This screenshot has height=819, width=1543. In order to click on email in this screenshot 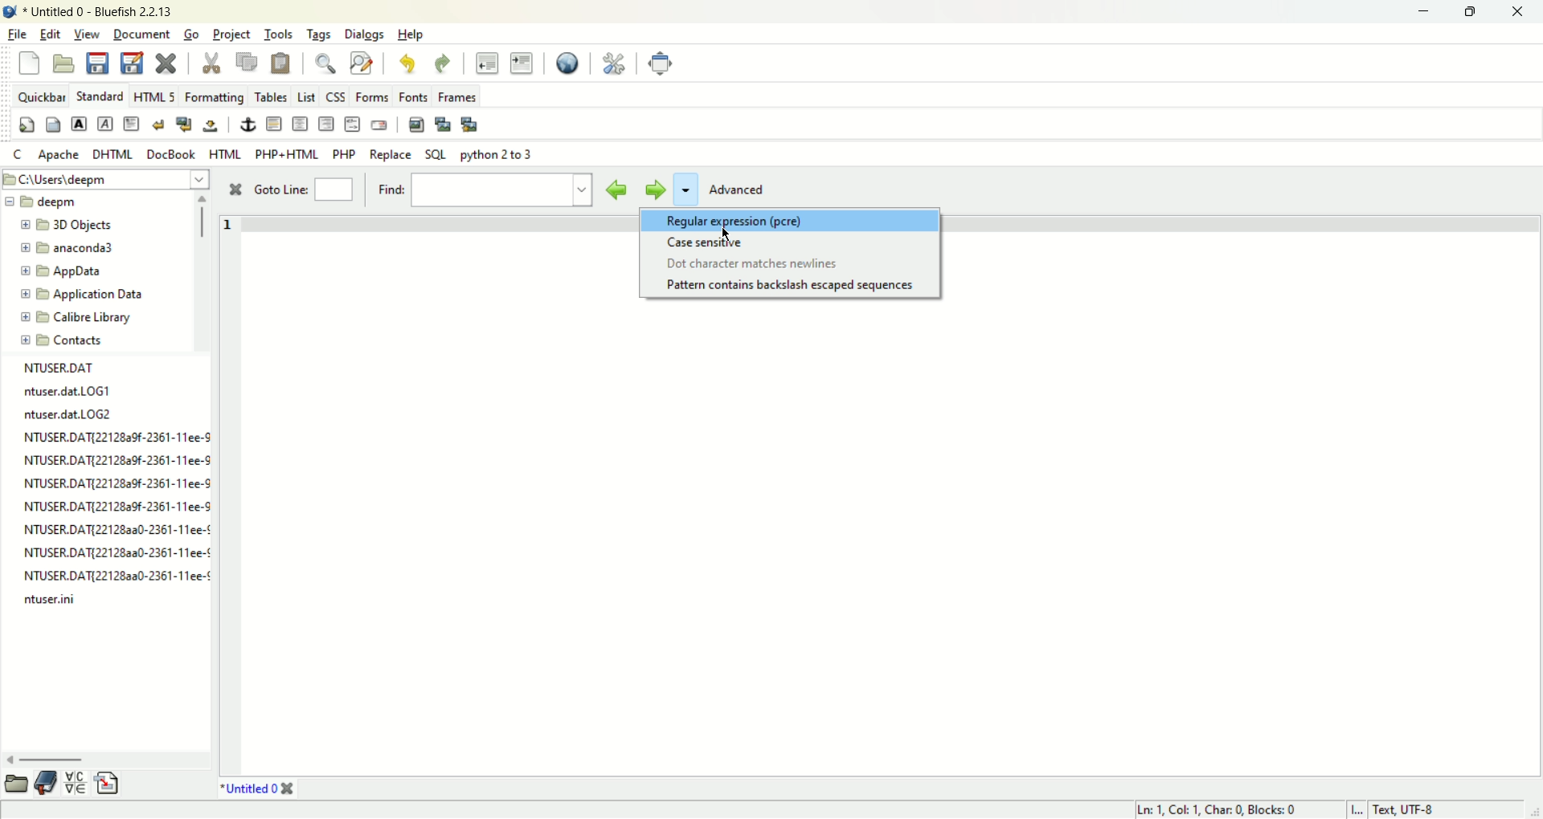, I will do `click(379, 126)`.